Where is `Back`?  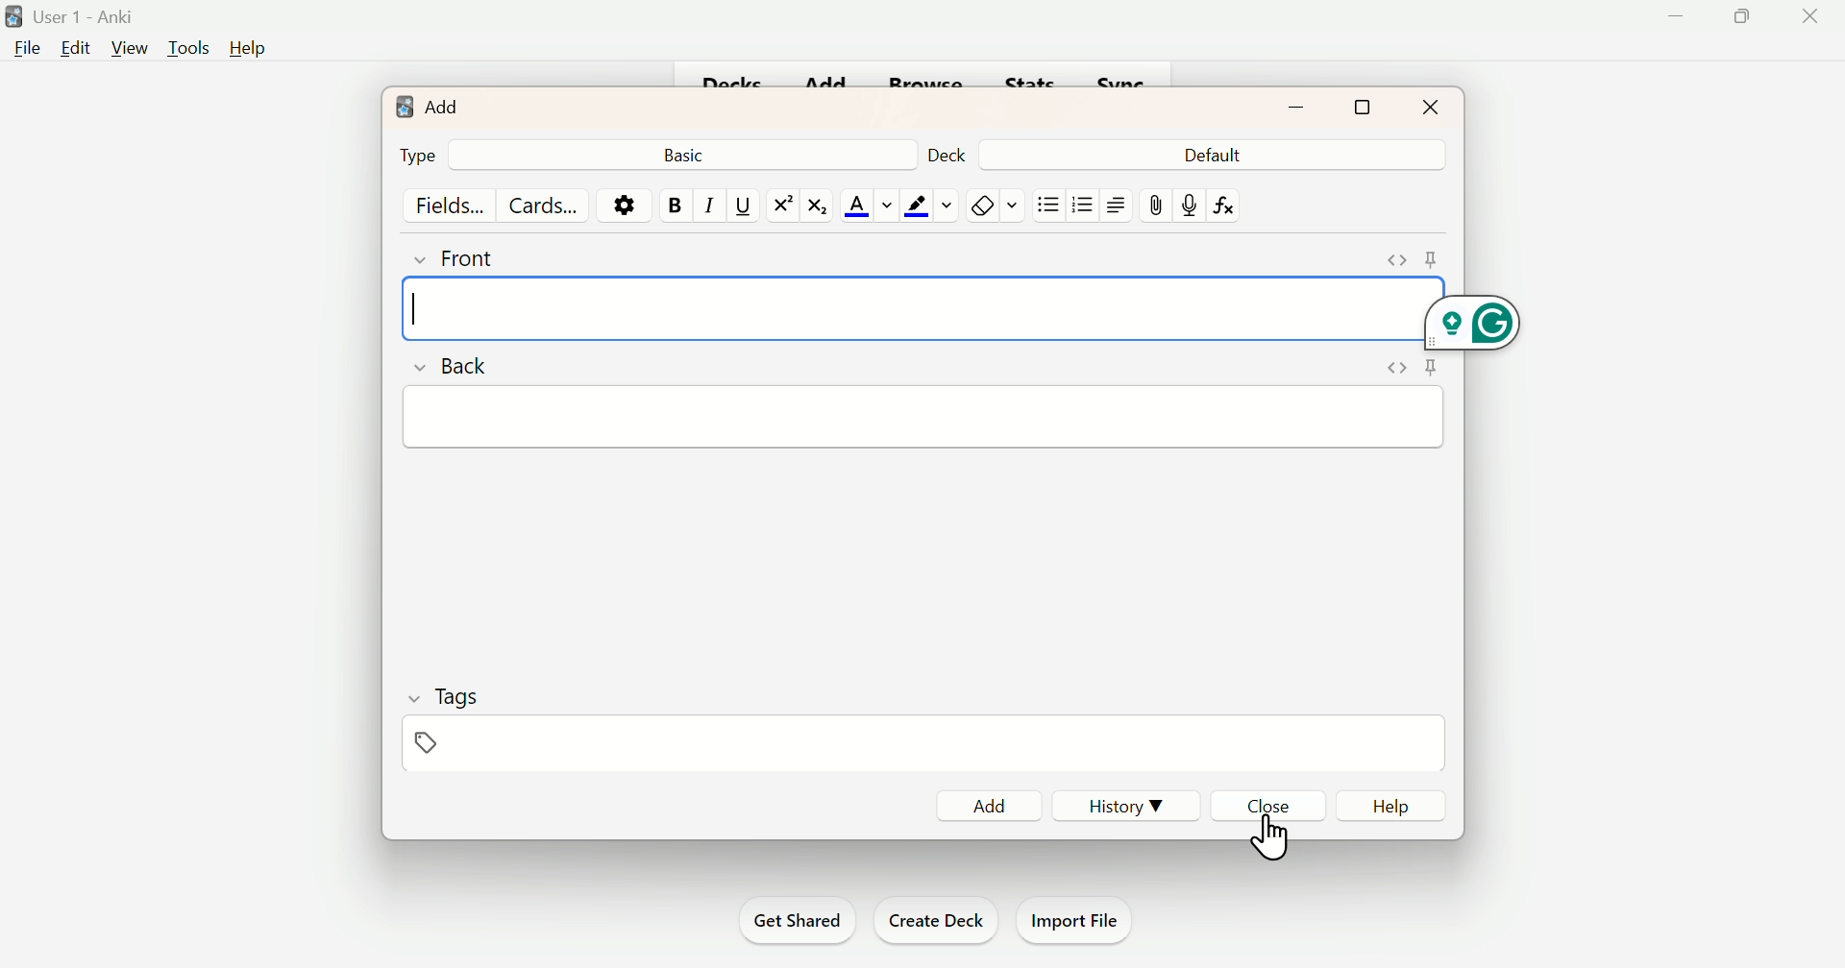
Back is located at coordinates (458, 371).